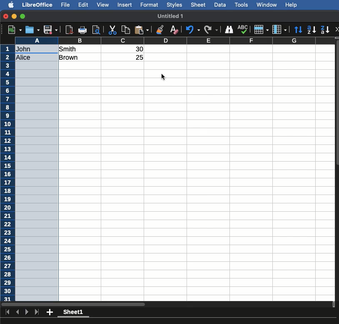  What do you see at coordinates (102, 5) in the screenshot?
I see `View` at bounding box center [102, 5].